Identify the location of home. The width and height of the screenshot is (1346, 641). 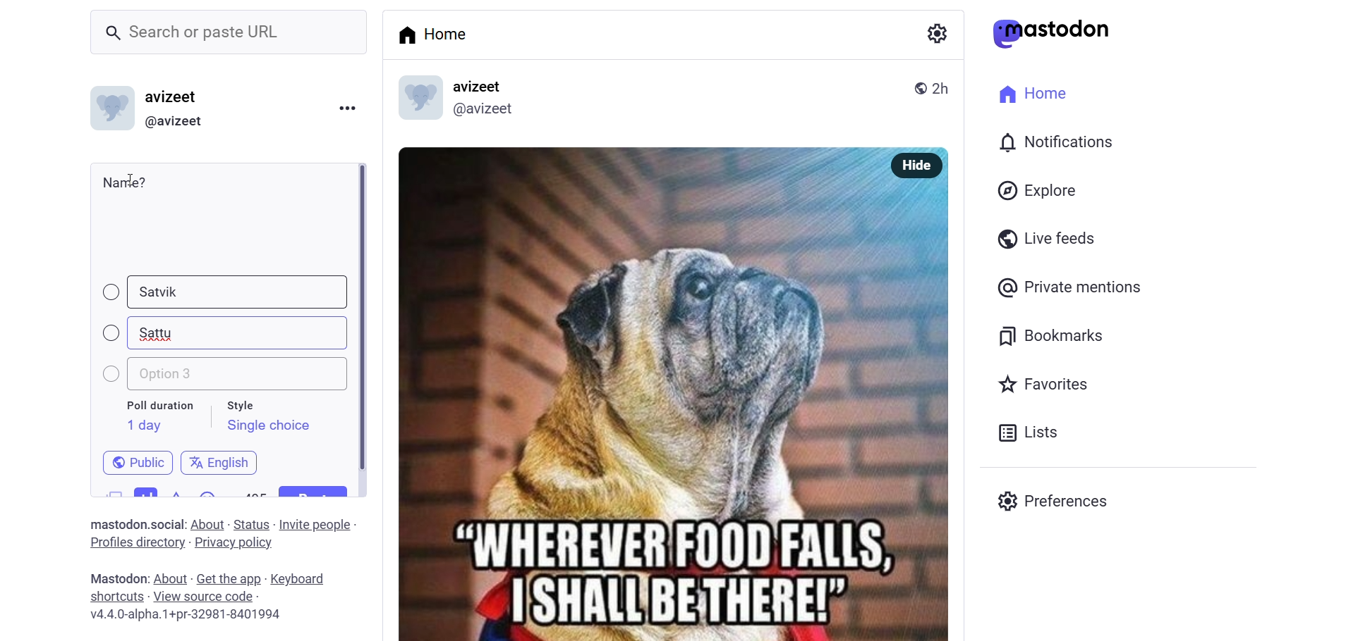
(1029, 92).